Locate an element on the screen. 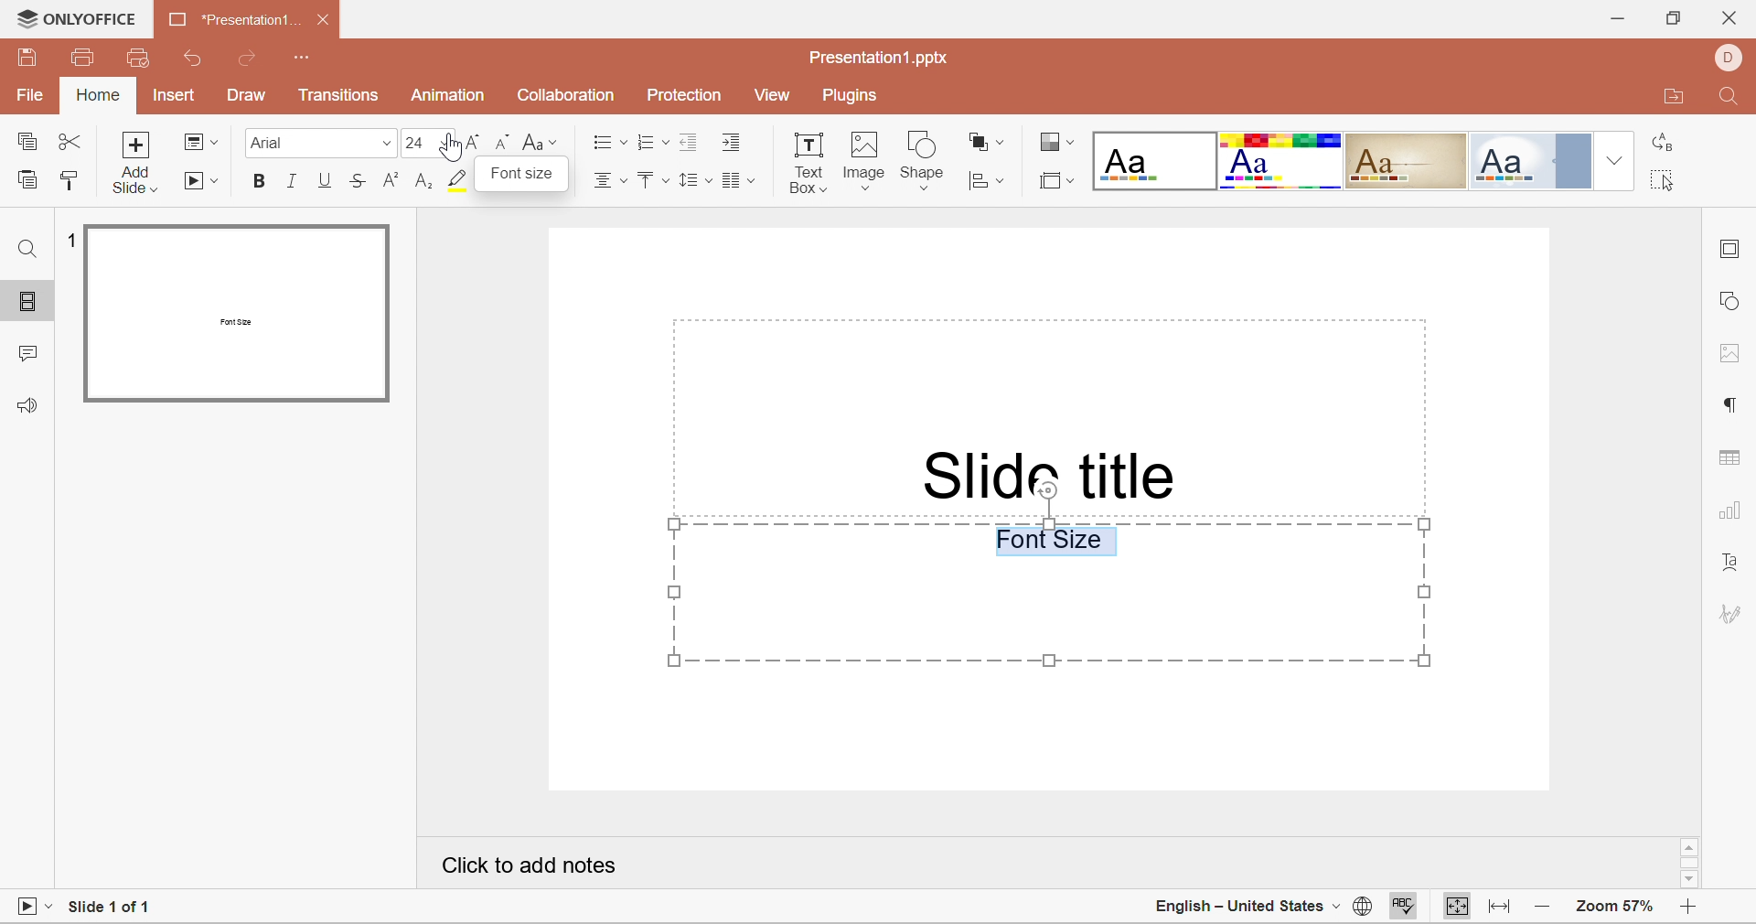  Transitions is located at coordinates (339, 99).